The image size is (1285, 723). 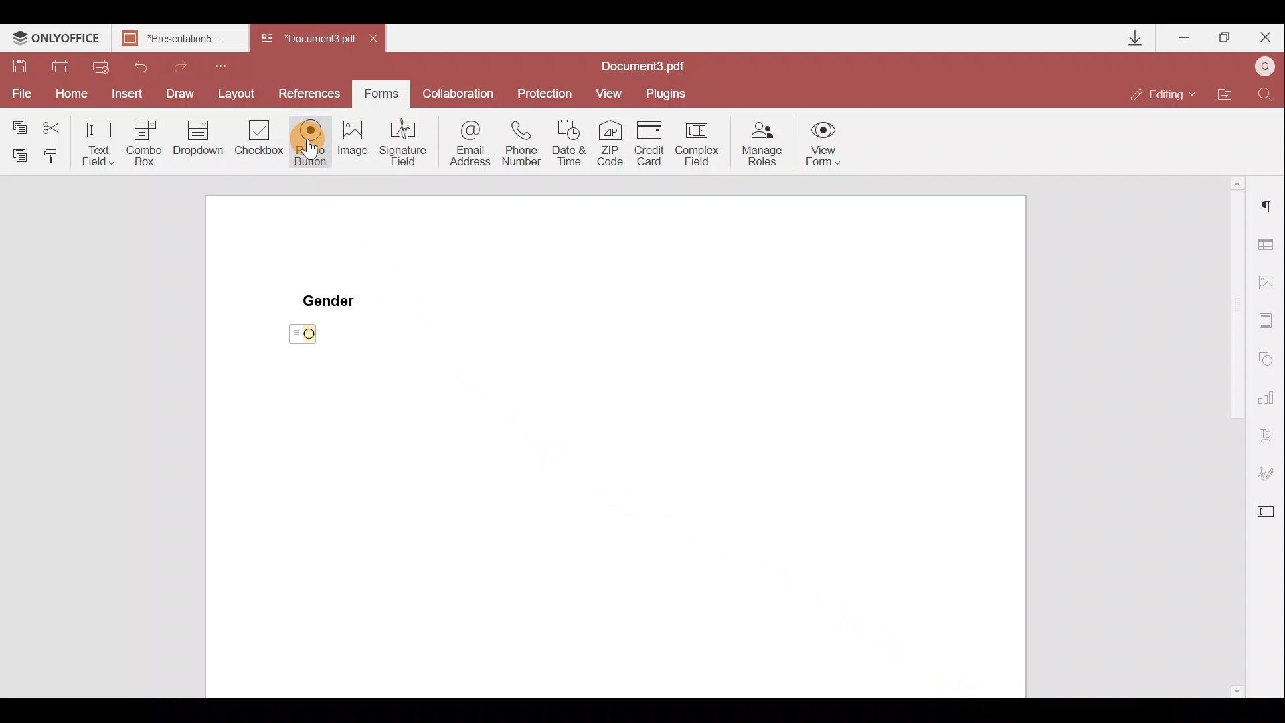 I want to click on Radio button inserted, so click(x=305, y=337).